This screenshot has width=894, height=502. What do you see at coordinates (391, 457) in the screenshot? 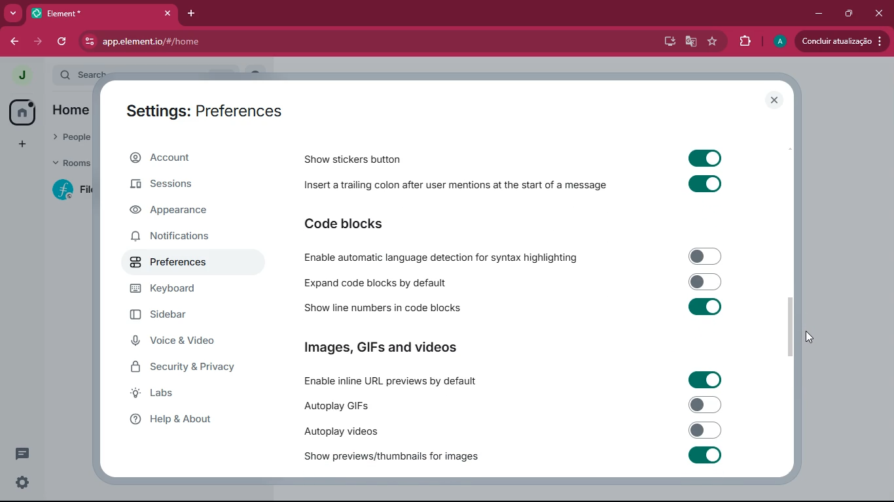
I see `show` at bounding box center [391, 457].